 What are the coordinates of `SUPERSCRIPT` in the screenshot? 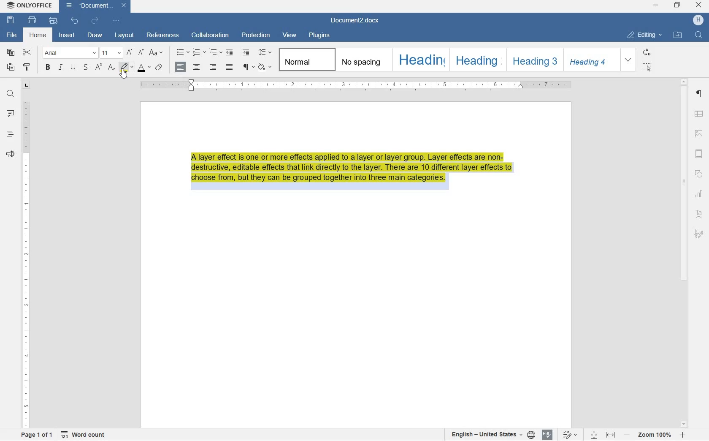 It's located at (98, 67).